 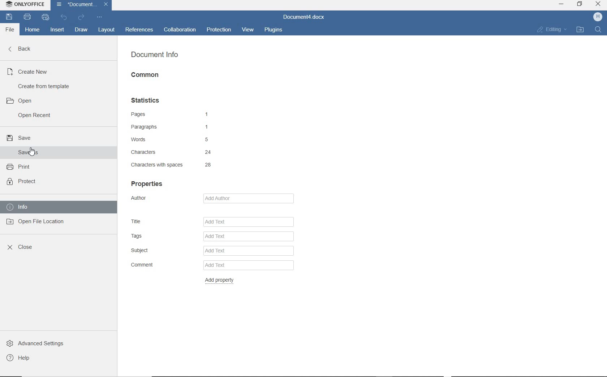 I want to click on customize quick access toolbar, so click(x=99, y=17).